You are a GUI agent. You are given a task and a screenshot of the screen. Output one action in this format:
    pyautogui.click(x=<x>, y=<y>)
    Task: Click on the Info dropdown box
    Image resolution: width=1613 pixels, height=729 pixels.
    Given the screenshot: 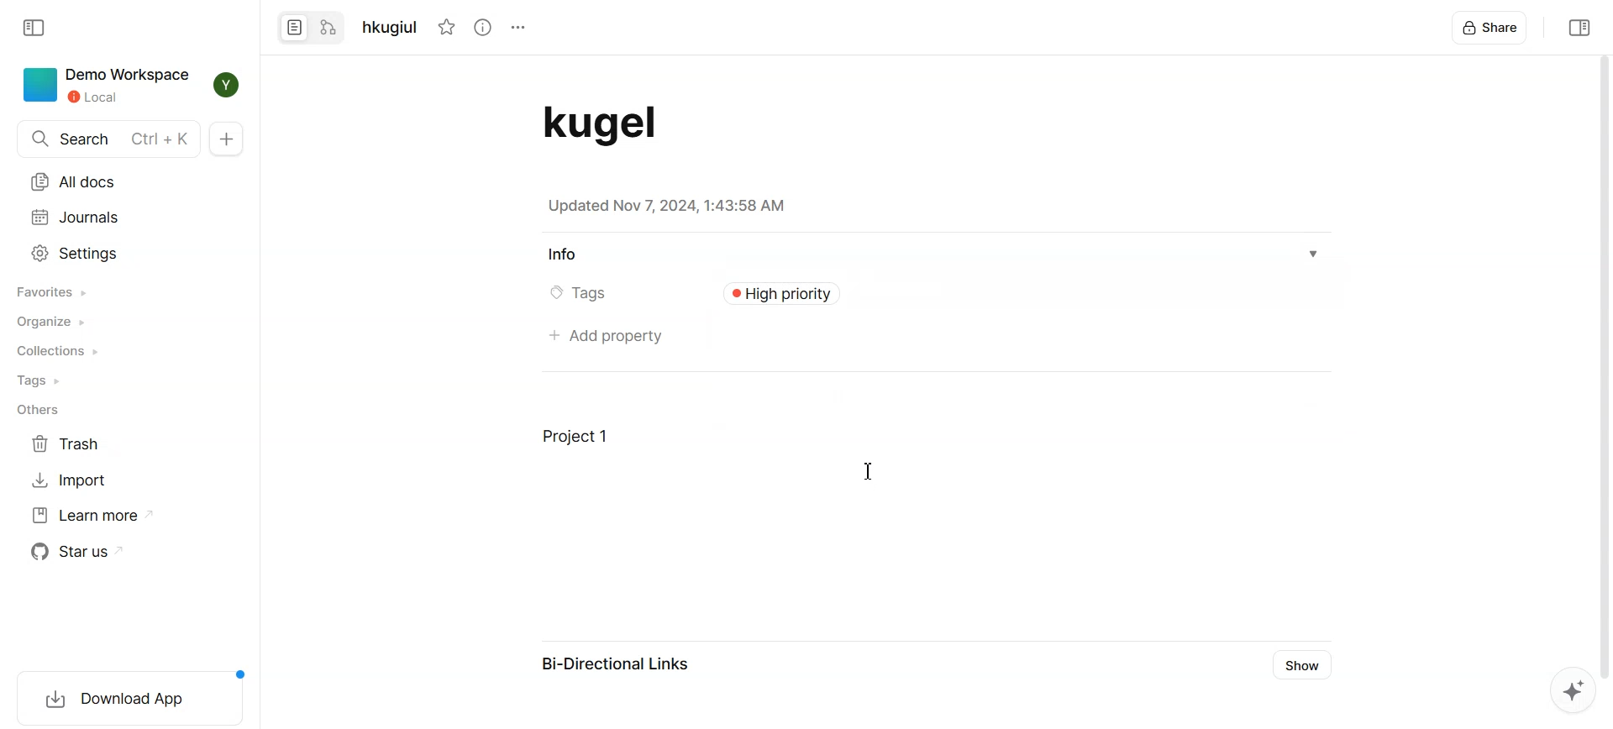 What is the action you would take?
    pyautogui.click(x=1324, y=254)
    